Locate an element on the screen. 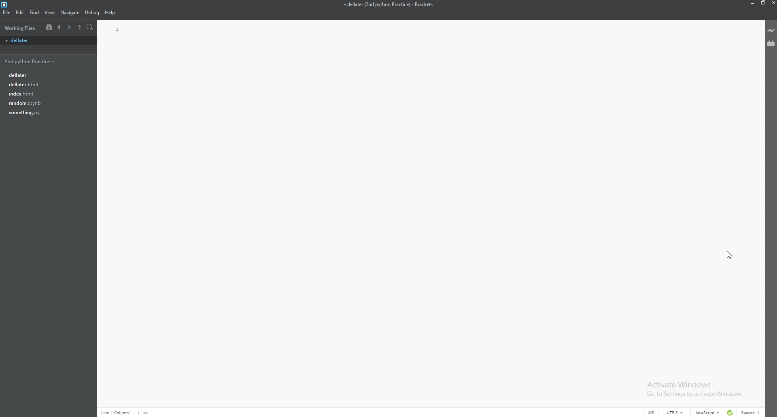  file name is located at coordinates (388, 5).